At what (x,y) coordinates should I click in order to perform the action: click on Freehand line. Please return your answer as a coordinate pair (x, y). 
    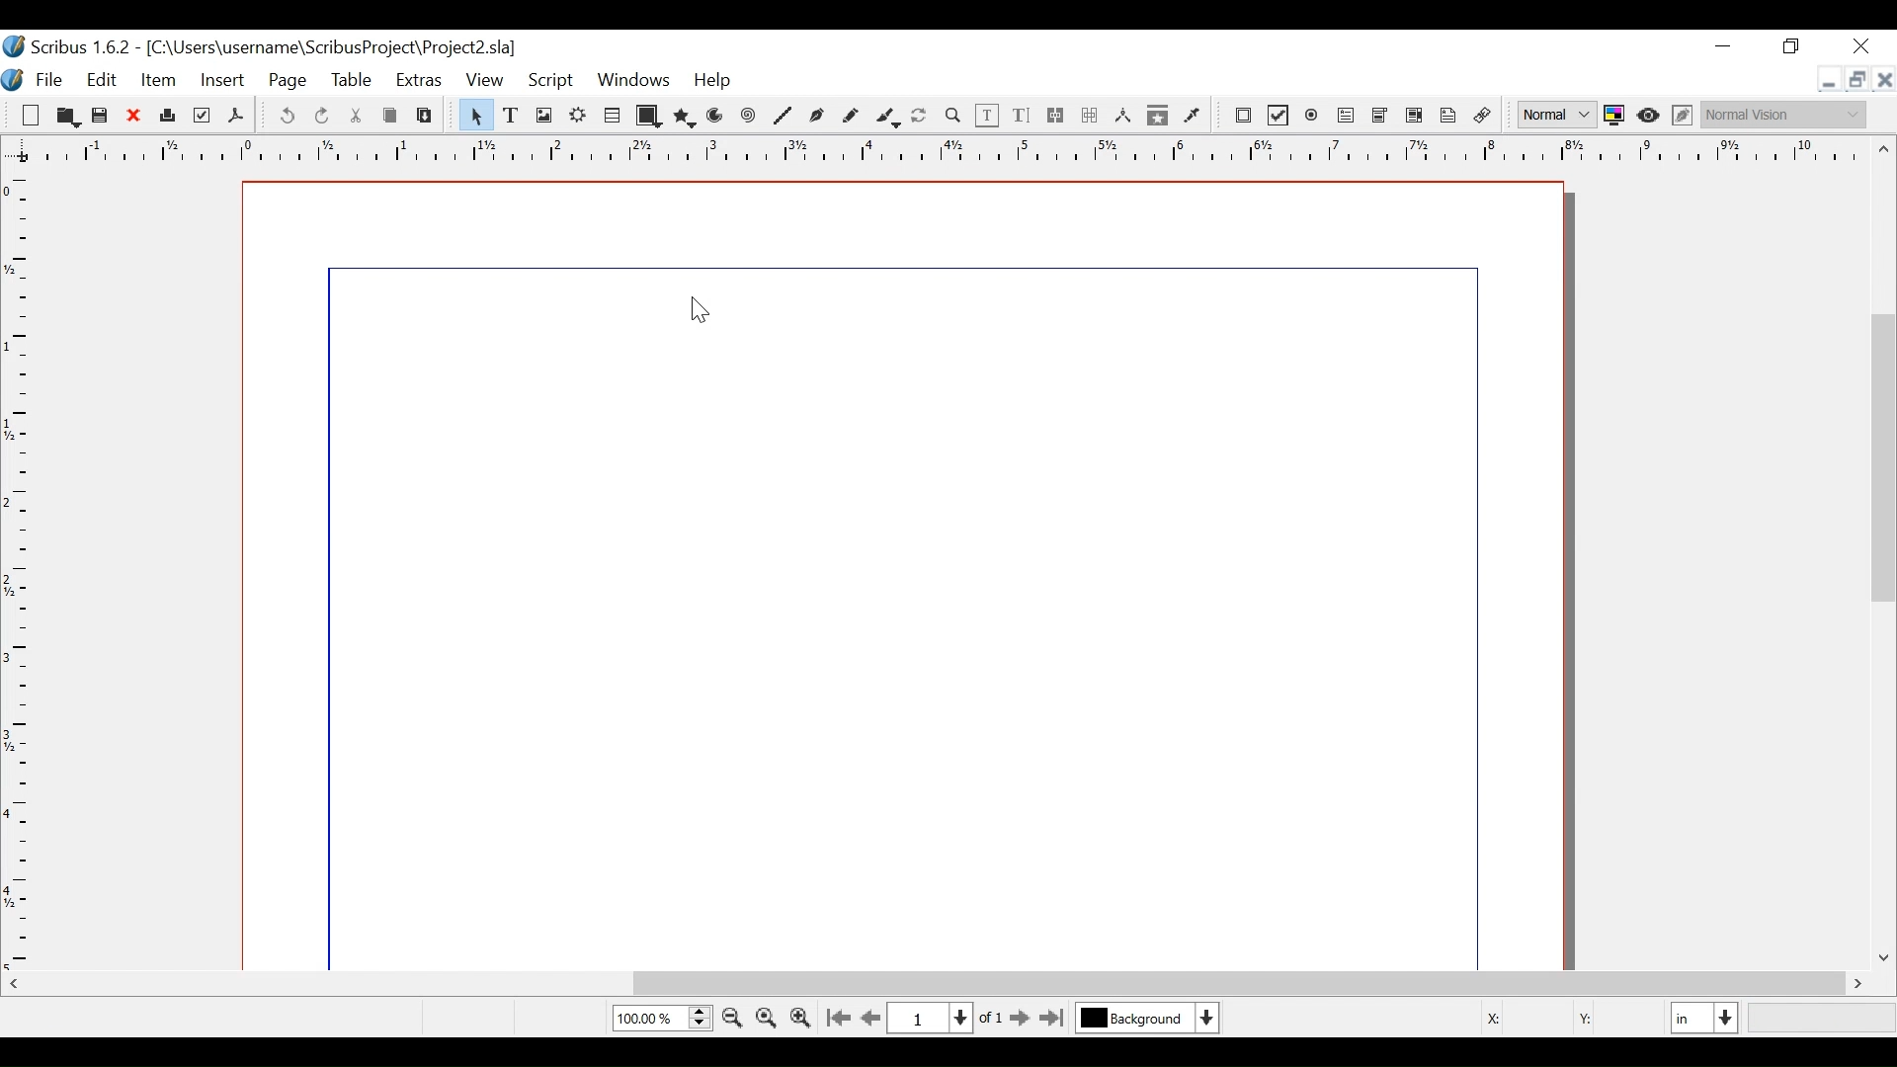
    Looking at the image, I should click on (852, 117).